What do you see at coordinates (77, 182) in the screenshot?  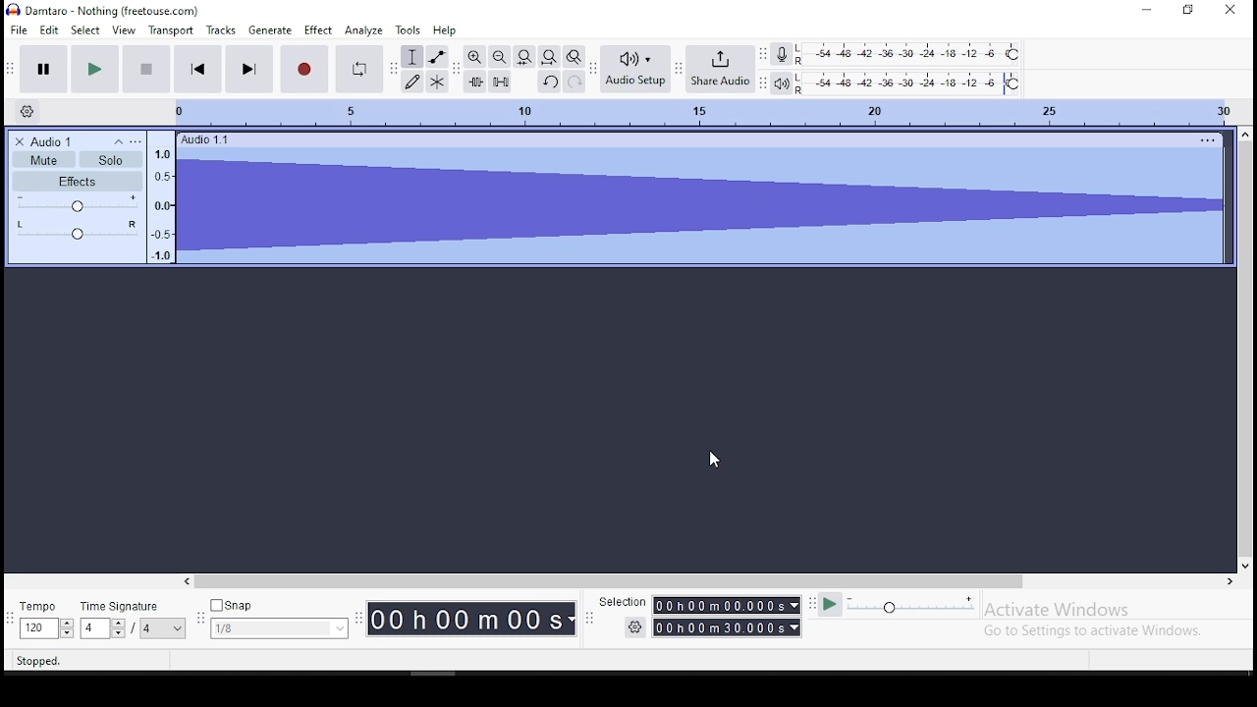 I see `effects` at bounding box center [77, 182].